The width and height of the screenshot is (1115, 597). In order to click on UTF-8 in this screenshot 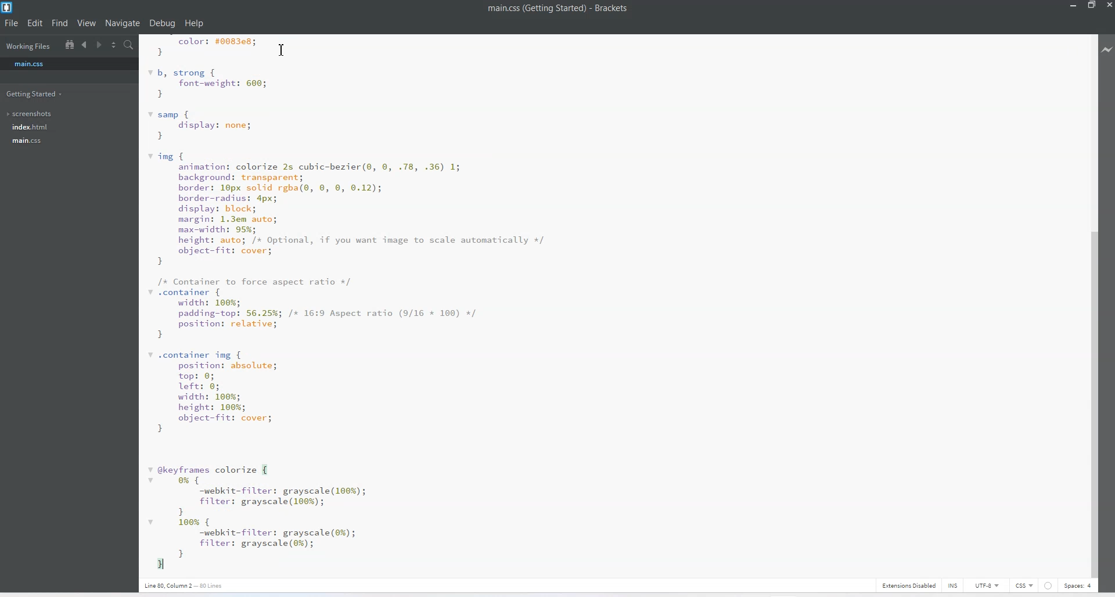, I will do `click(988, 585)`.